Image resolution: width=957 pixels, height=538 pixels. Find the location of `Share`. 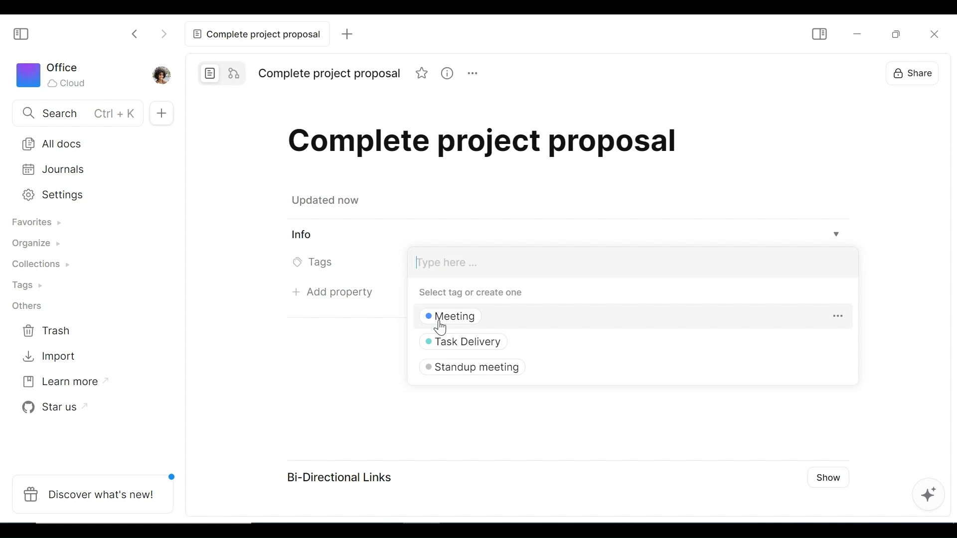

Share is located at coordinates (908, 72).